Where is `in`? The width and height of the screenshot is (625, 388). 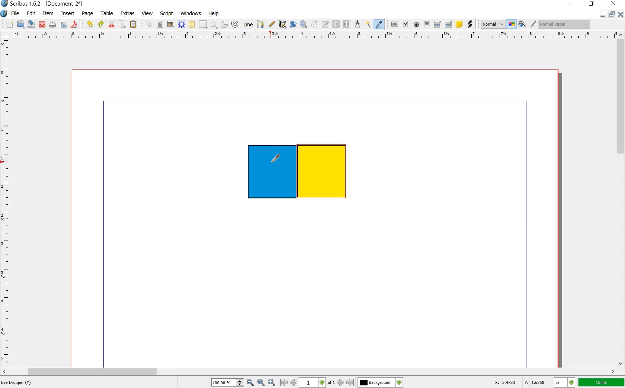
in is located at coordinates (564, 382).